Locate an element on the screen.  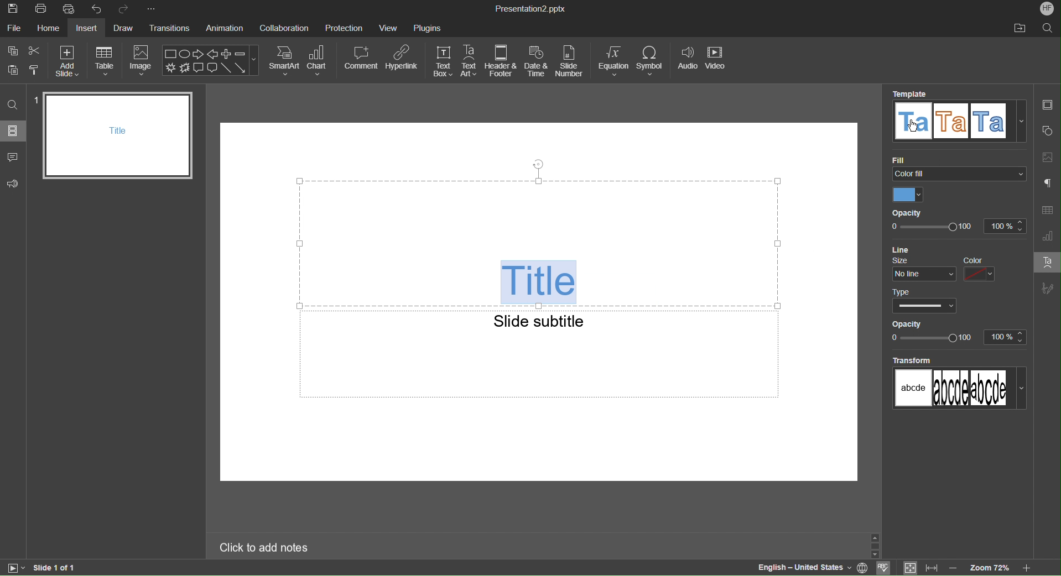
Equation  is located at coordinates (613, 61).